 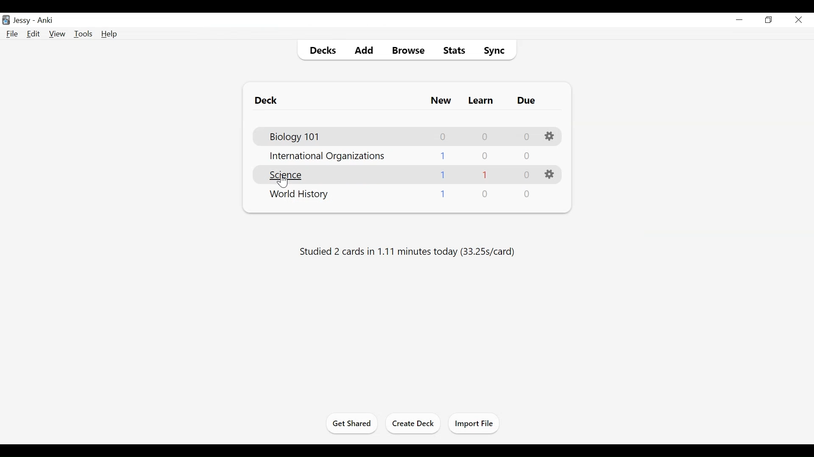 What do you see at coordinates (495, 50) in the screenshot?
I see `Sync` at bounding box center [495, 50].